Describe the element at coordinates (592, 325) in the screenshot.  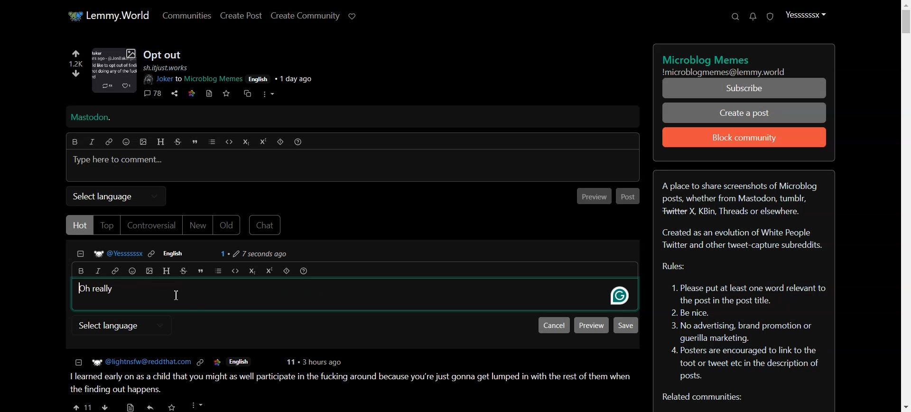
I see `Preview` at that location.